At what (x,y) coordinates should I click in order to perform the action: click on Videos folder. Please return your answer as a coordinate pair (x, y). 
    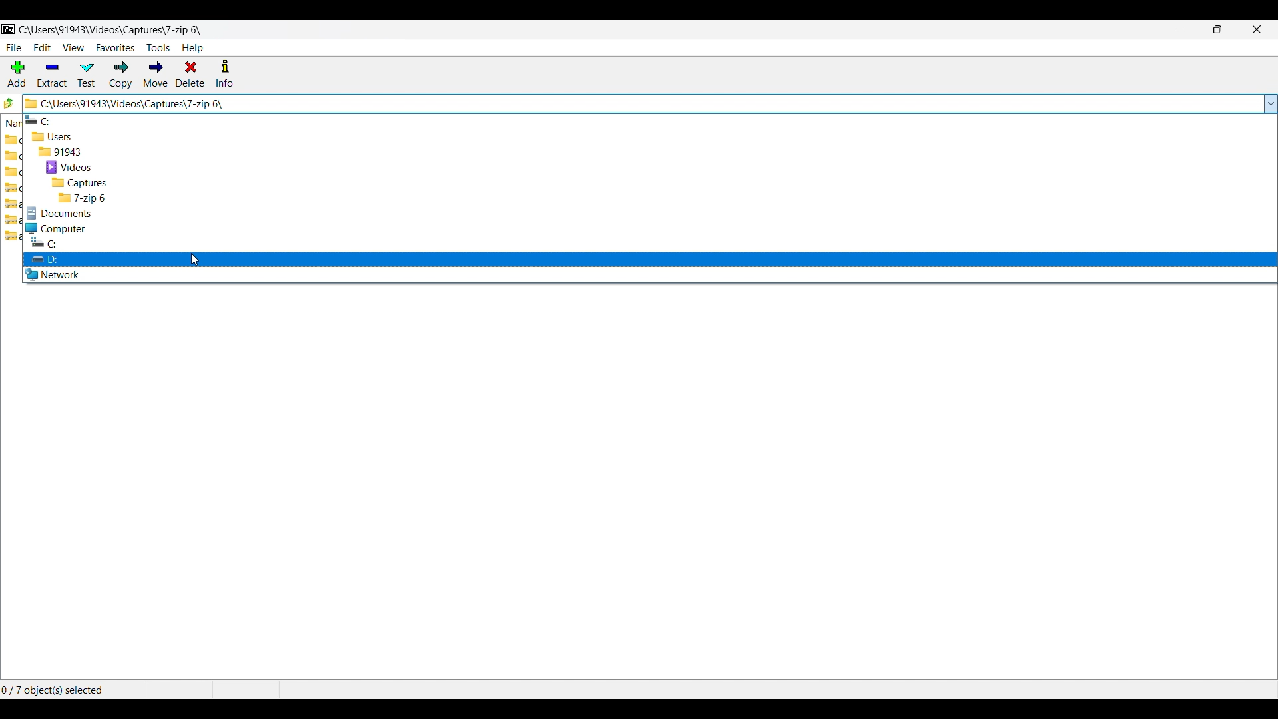
    Looking at the image, I should click on (650, 168).